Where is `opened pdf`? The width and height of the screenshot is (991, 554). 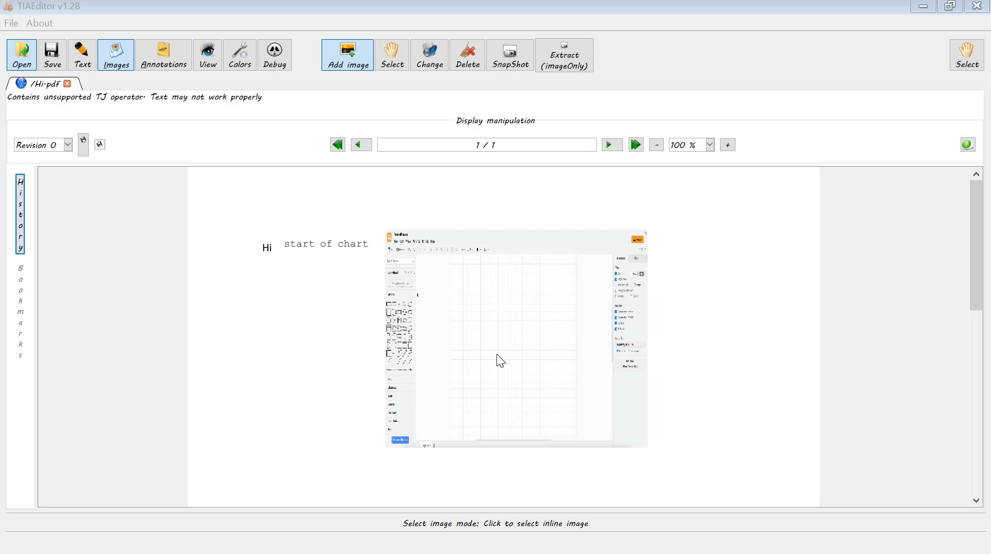 opened pdf is located at coordinates (45, 84).